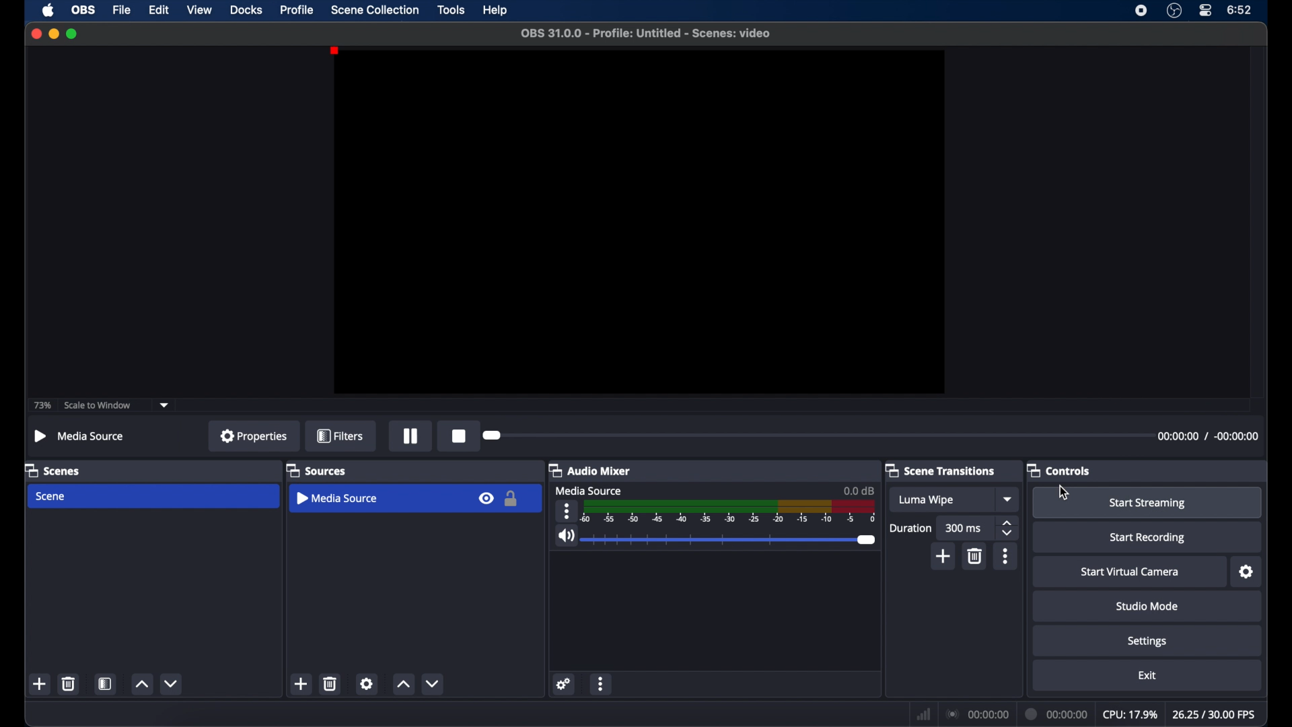 This screenshot has height=727, width=1292. Describe the element at coordinates (340, 436) in the screenshot. I see `filters` at that location.